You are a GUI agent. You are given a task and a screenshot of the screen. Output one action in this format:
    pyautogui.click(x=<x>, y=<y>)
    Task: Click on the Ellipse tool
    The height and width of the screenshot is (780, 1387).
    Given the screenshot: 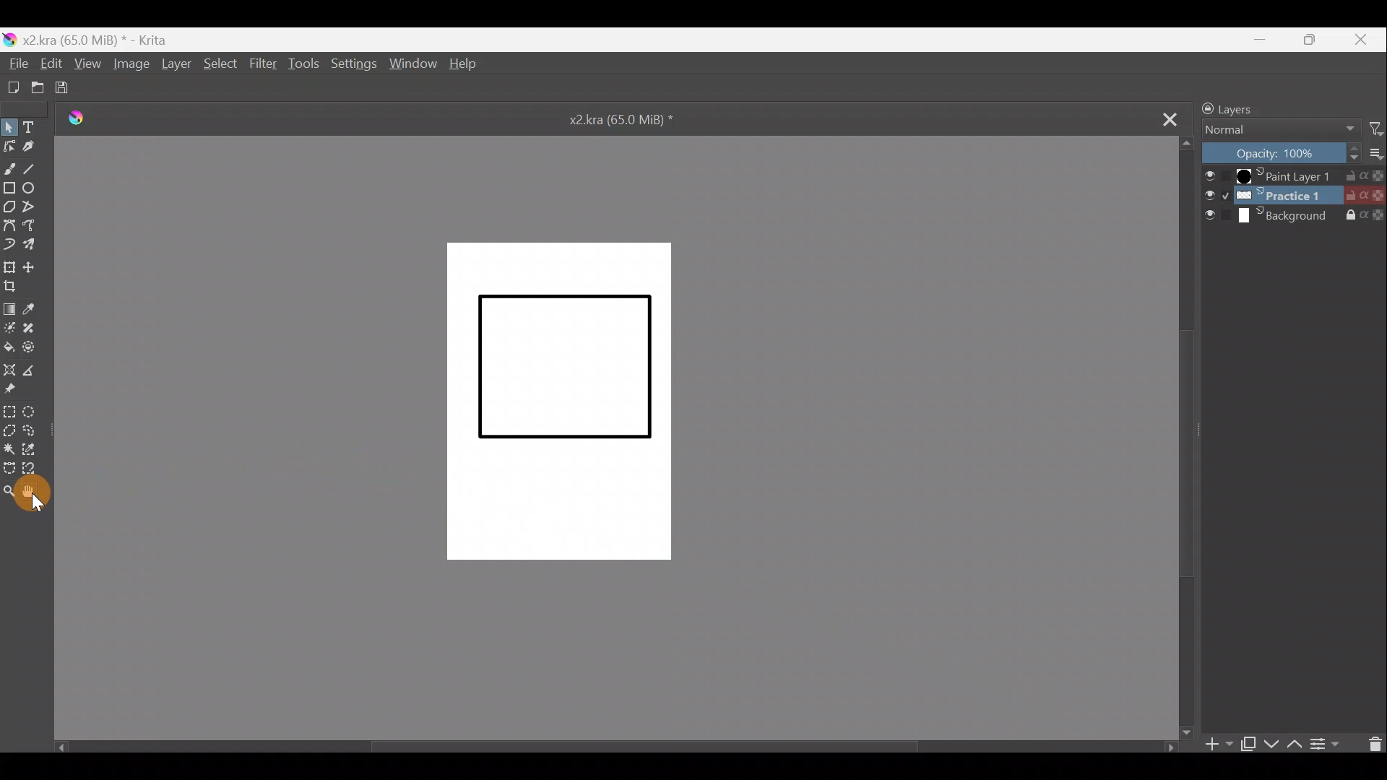 What is the action you would take?
    pyautogui.click(x=34, y=186)
    